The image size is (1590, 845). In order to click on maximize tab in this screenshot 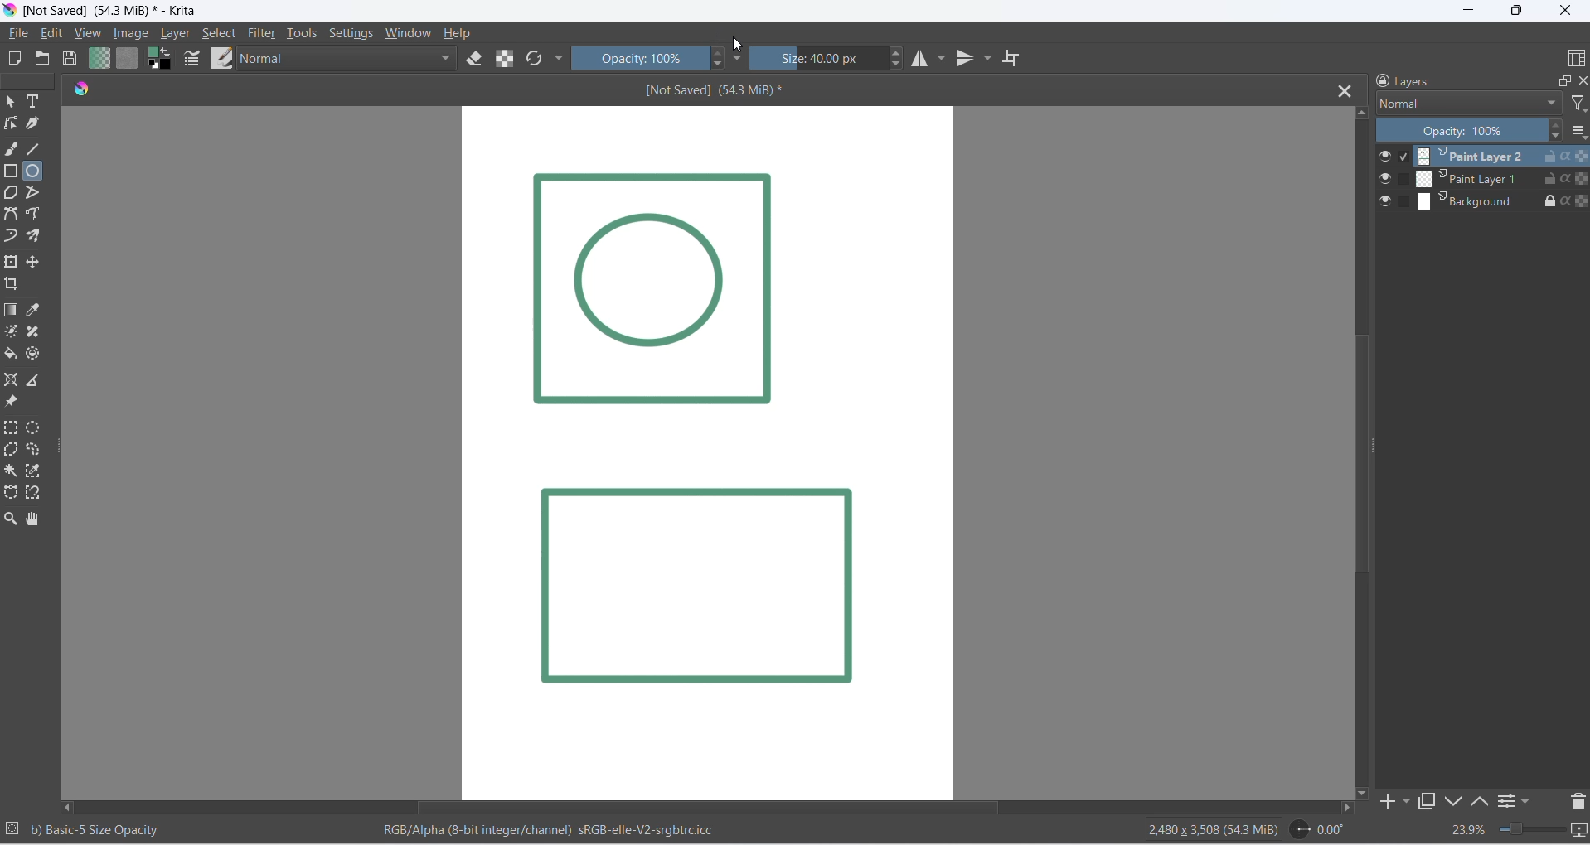, I will do `click(1428, 803)`.